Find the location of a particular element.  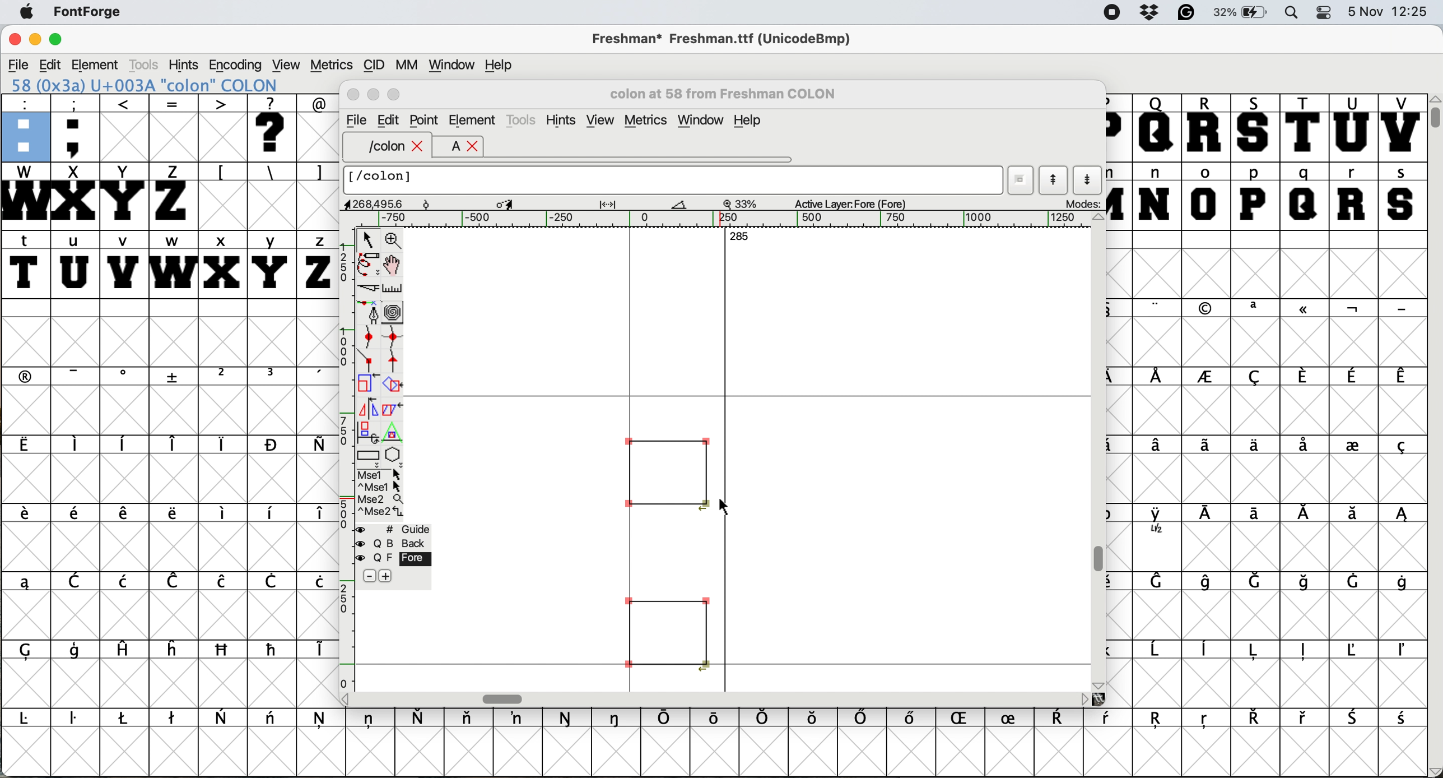

element is located at coordinates (98, 64).